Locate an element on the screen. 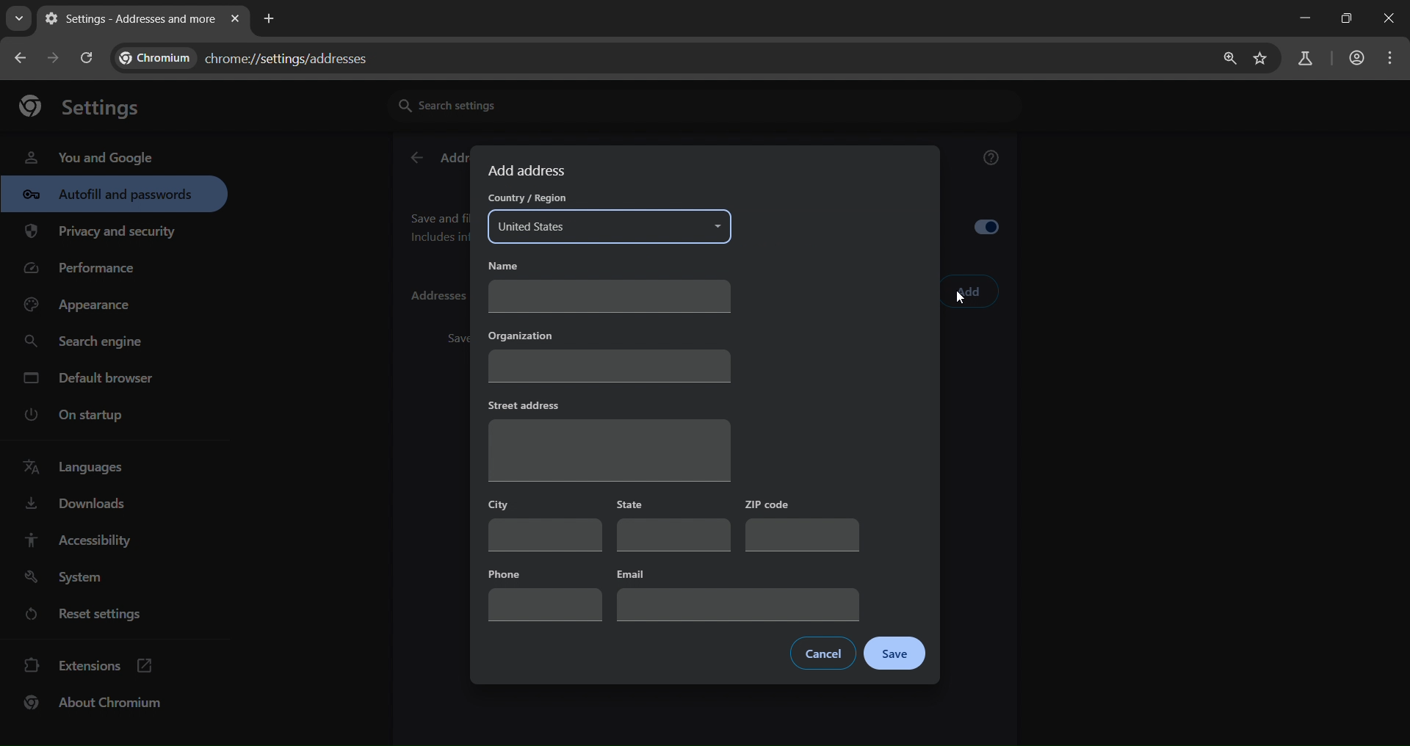 The height and width of the screenshot is (746, 1410). close is located at coordinates (1391, 20).